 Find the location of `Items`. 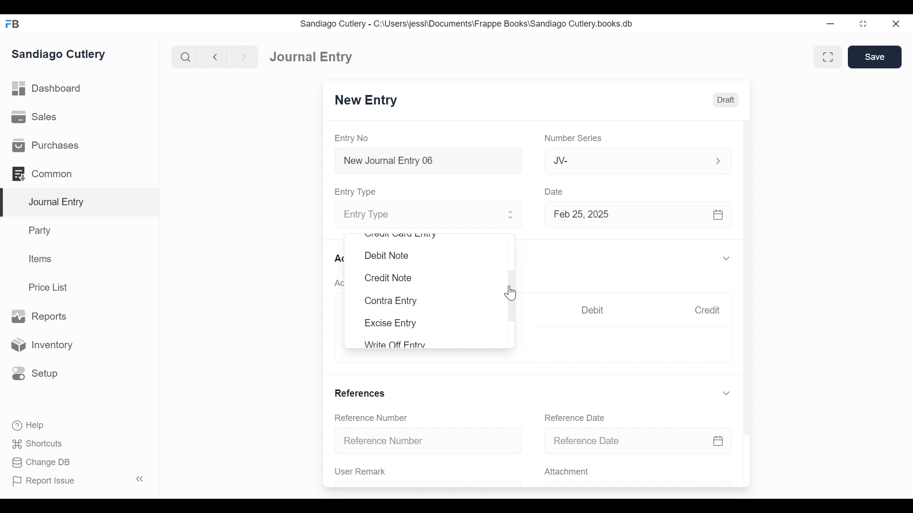

Items is located at coordinates (41, 259).